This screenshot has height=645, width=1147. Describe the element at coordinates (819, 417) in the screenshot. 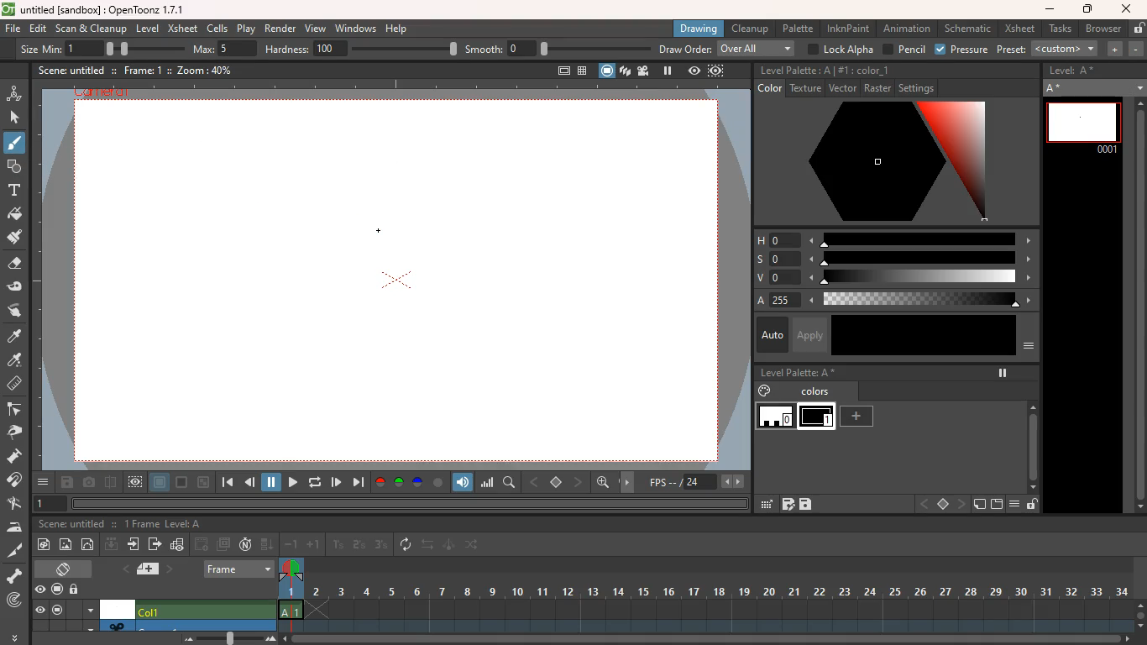

I see `level` at that location.